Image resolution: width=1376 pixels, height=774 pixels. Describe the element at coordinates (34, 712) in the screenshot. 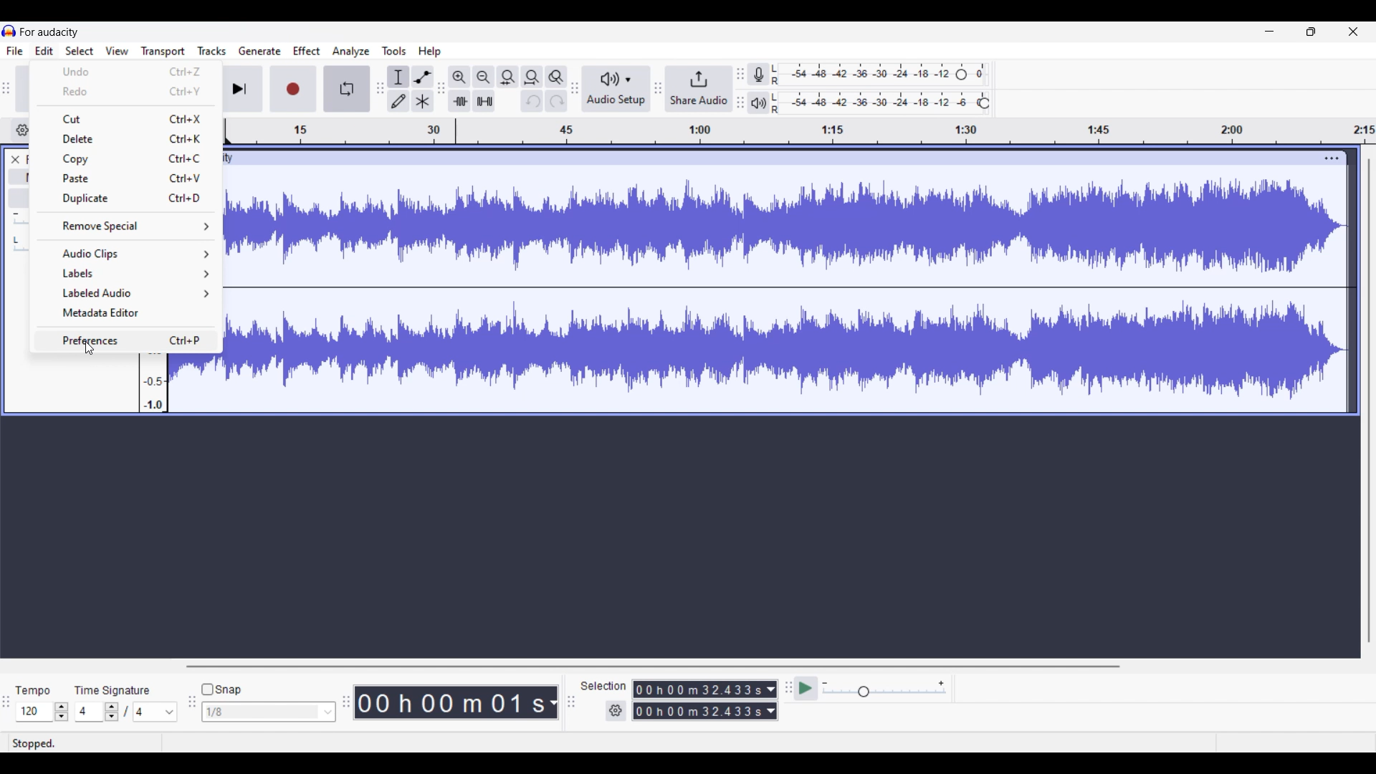

I see `Input tempo` at that location.